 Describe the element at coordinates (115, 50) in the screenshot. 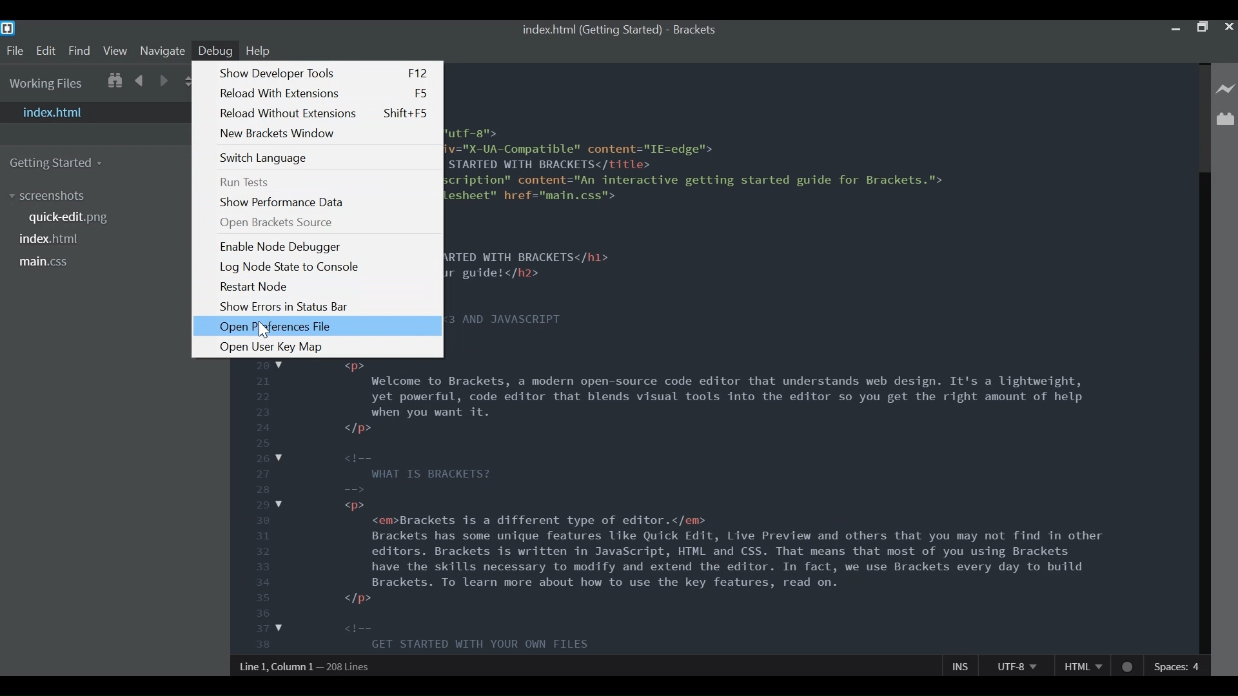

I see `View` at that location.